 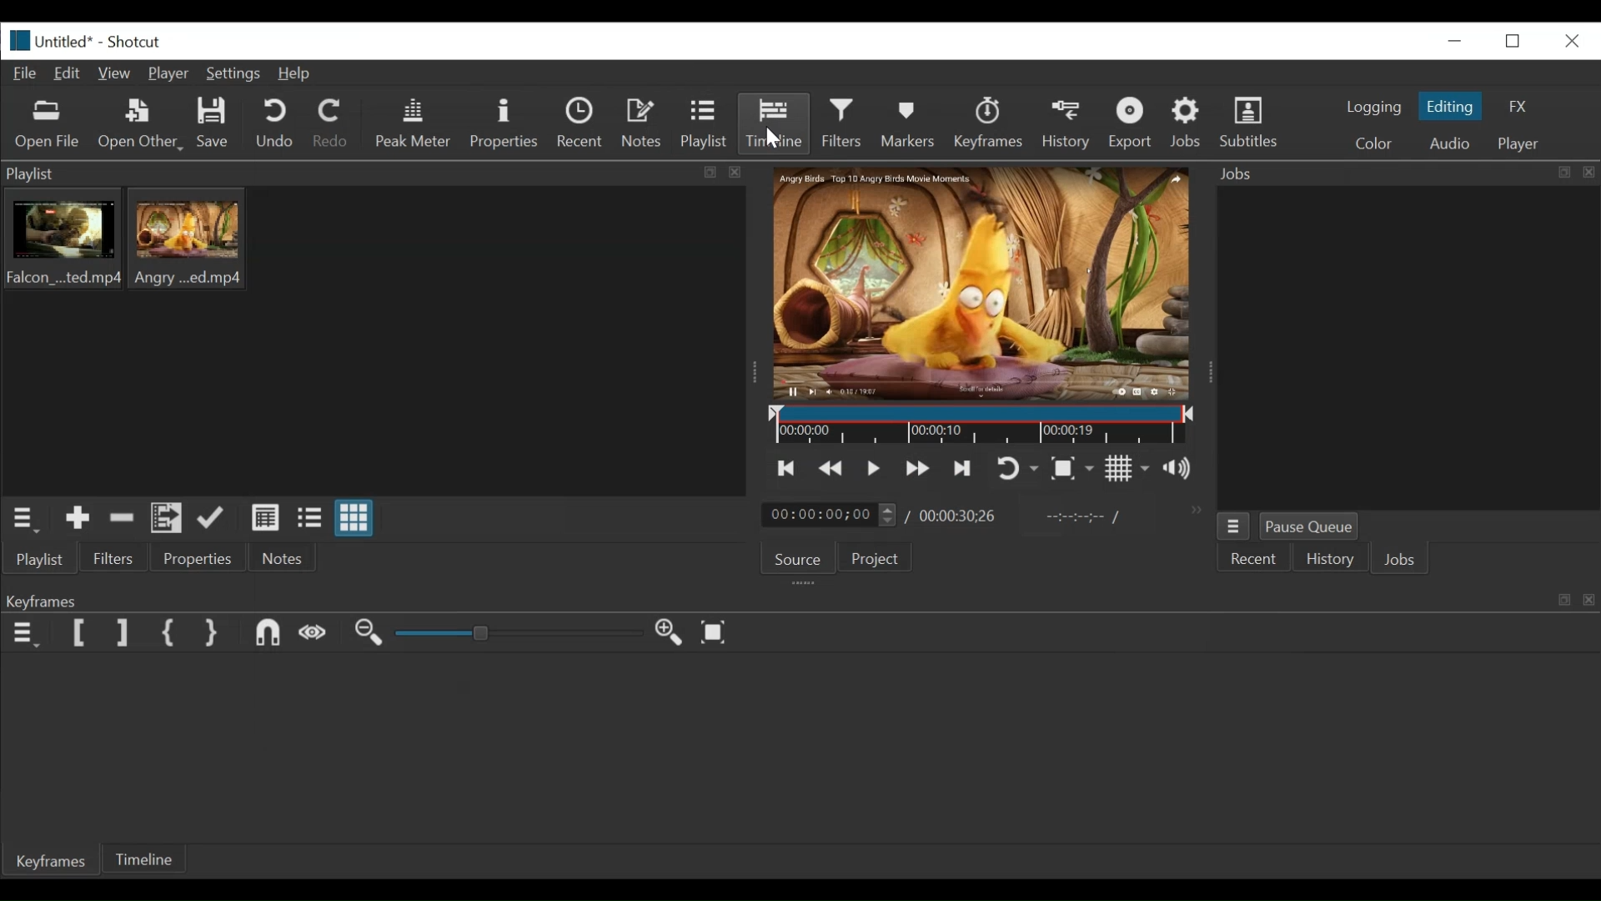 What do you see at coordinates (171, 634) in the screenshot?
I see `Set First Simple Keyframe` at bounding box center [171, 634].